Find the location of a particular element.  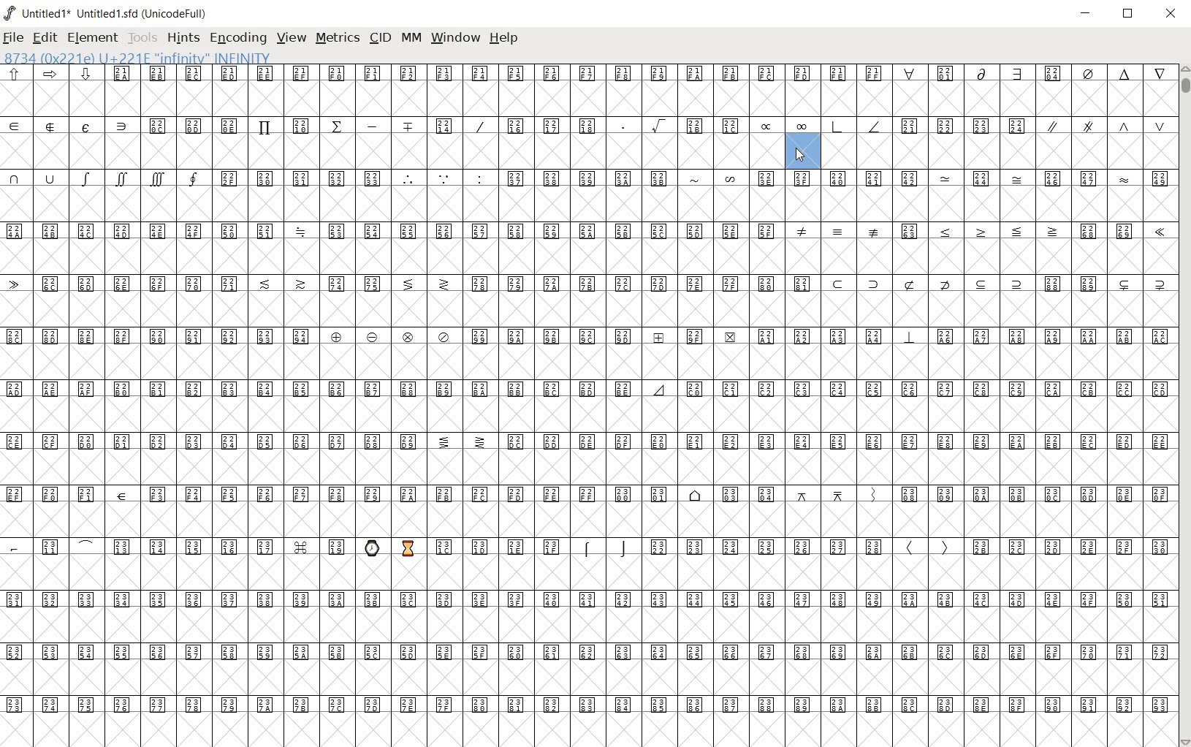

minimize is located at coordinates (1087, 14).